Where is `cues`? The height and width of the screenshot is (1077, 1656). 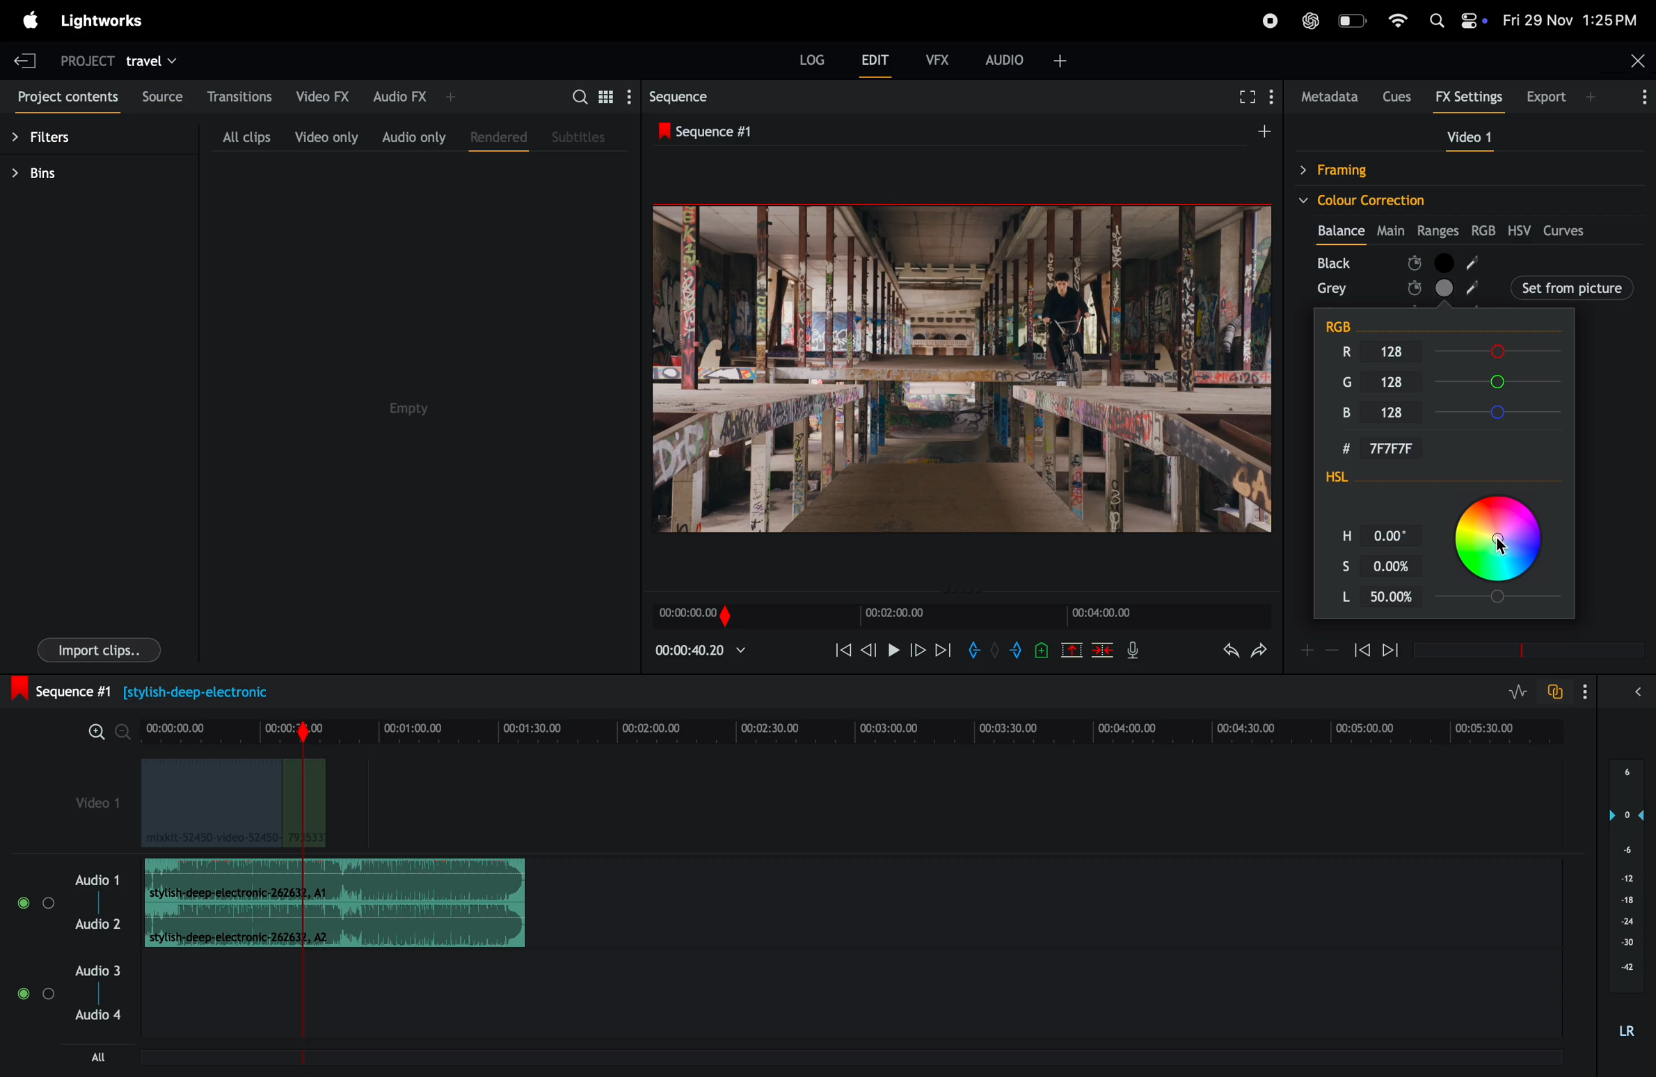 cues is located at coordinates (1396, 96).